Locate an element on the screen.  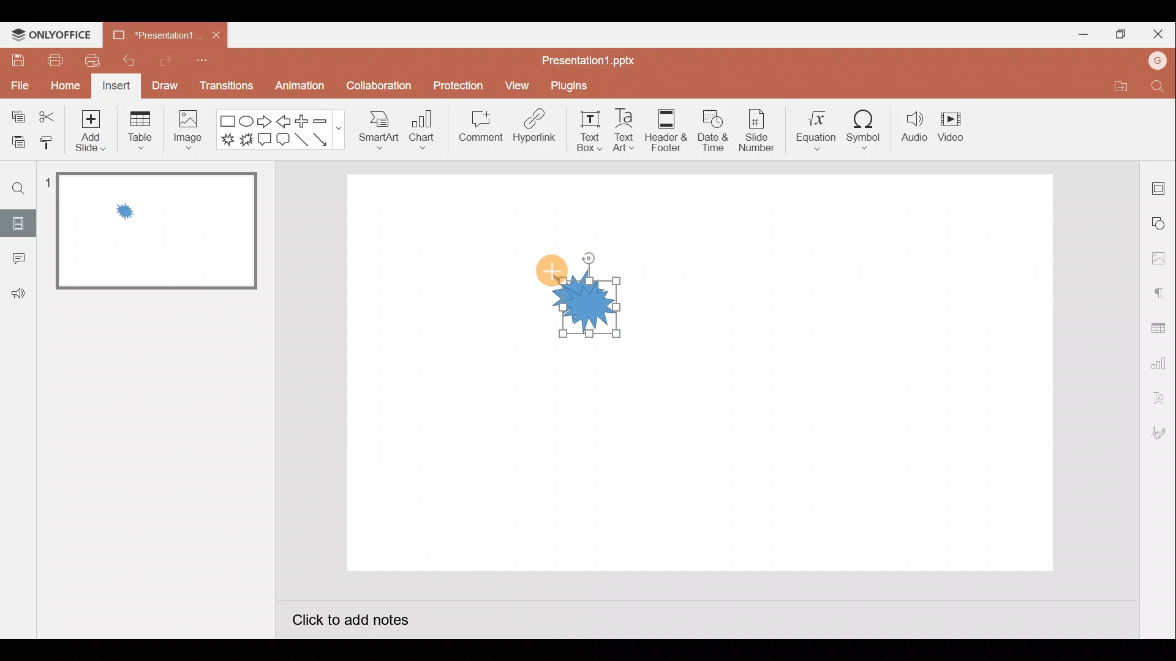
Comment is located at coordinates (478, 131).